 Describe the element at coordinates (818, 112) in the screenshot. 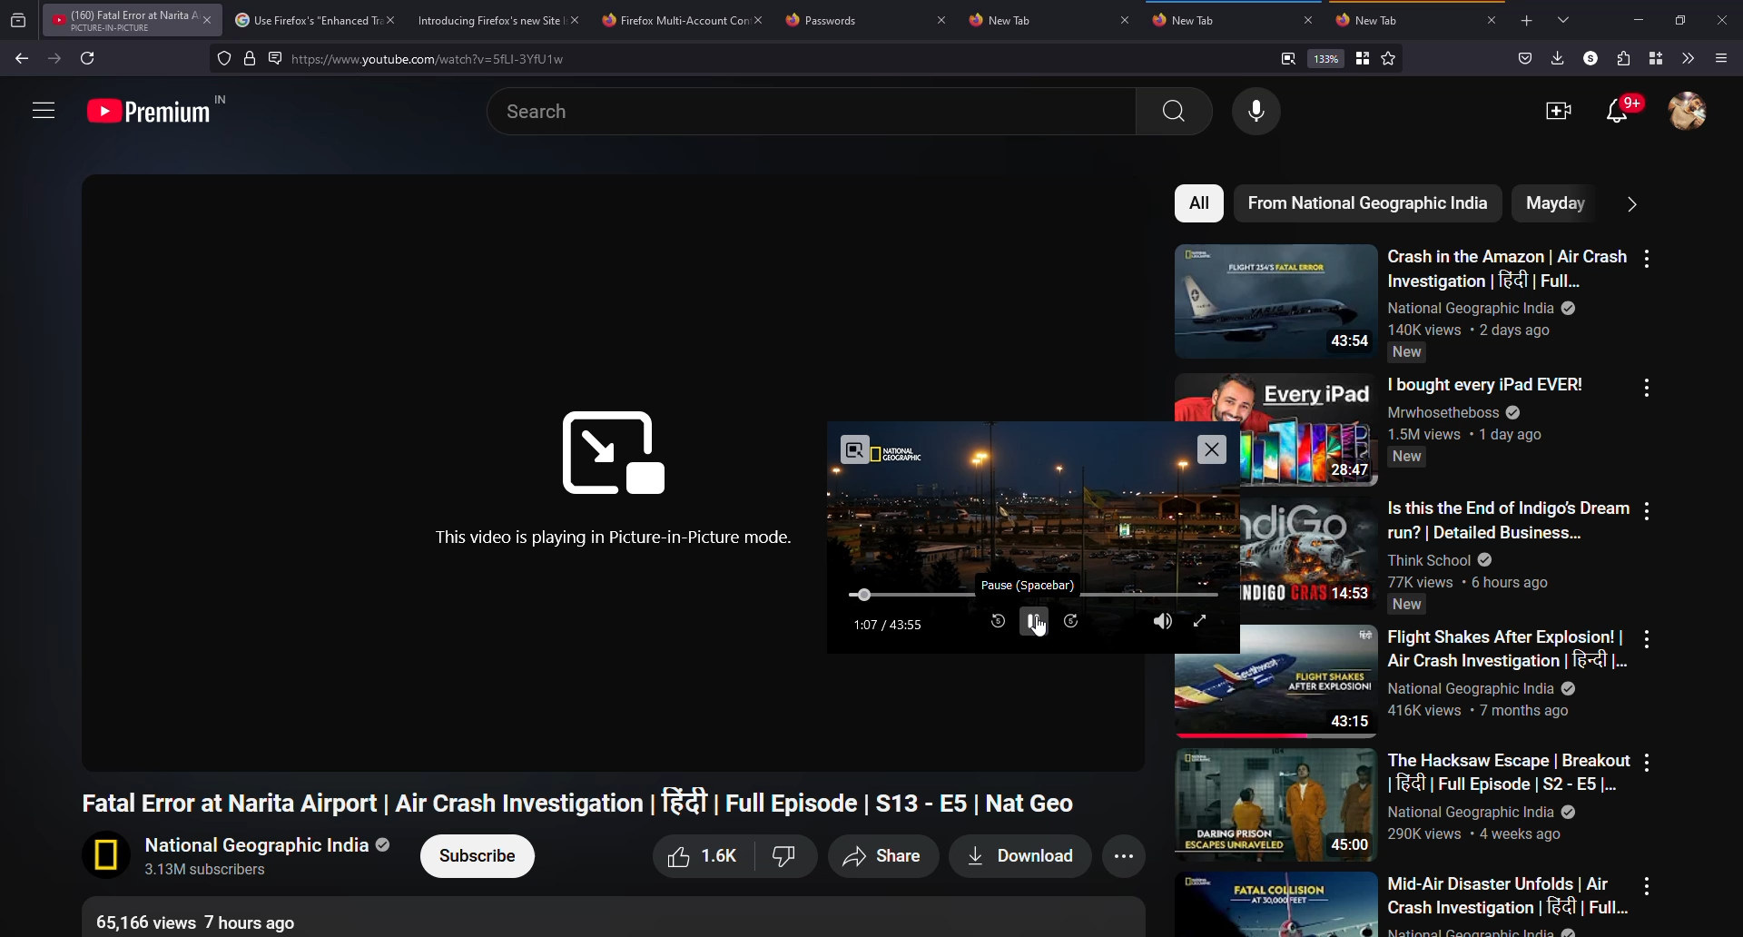

I see `search` at that location.